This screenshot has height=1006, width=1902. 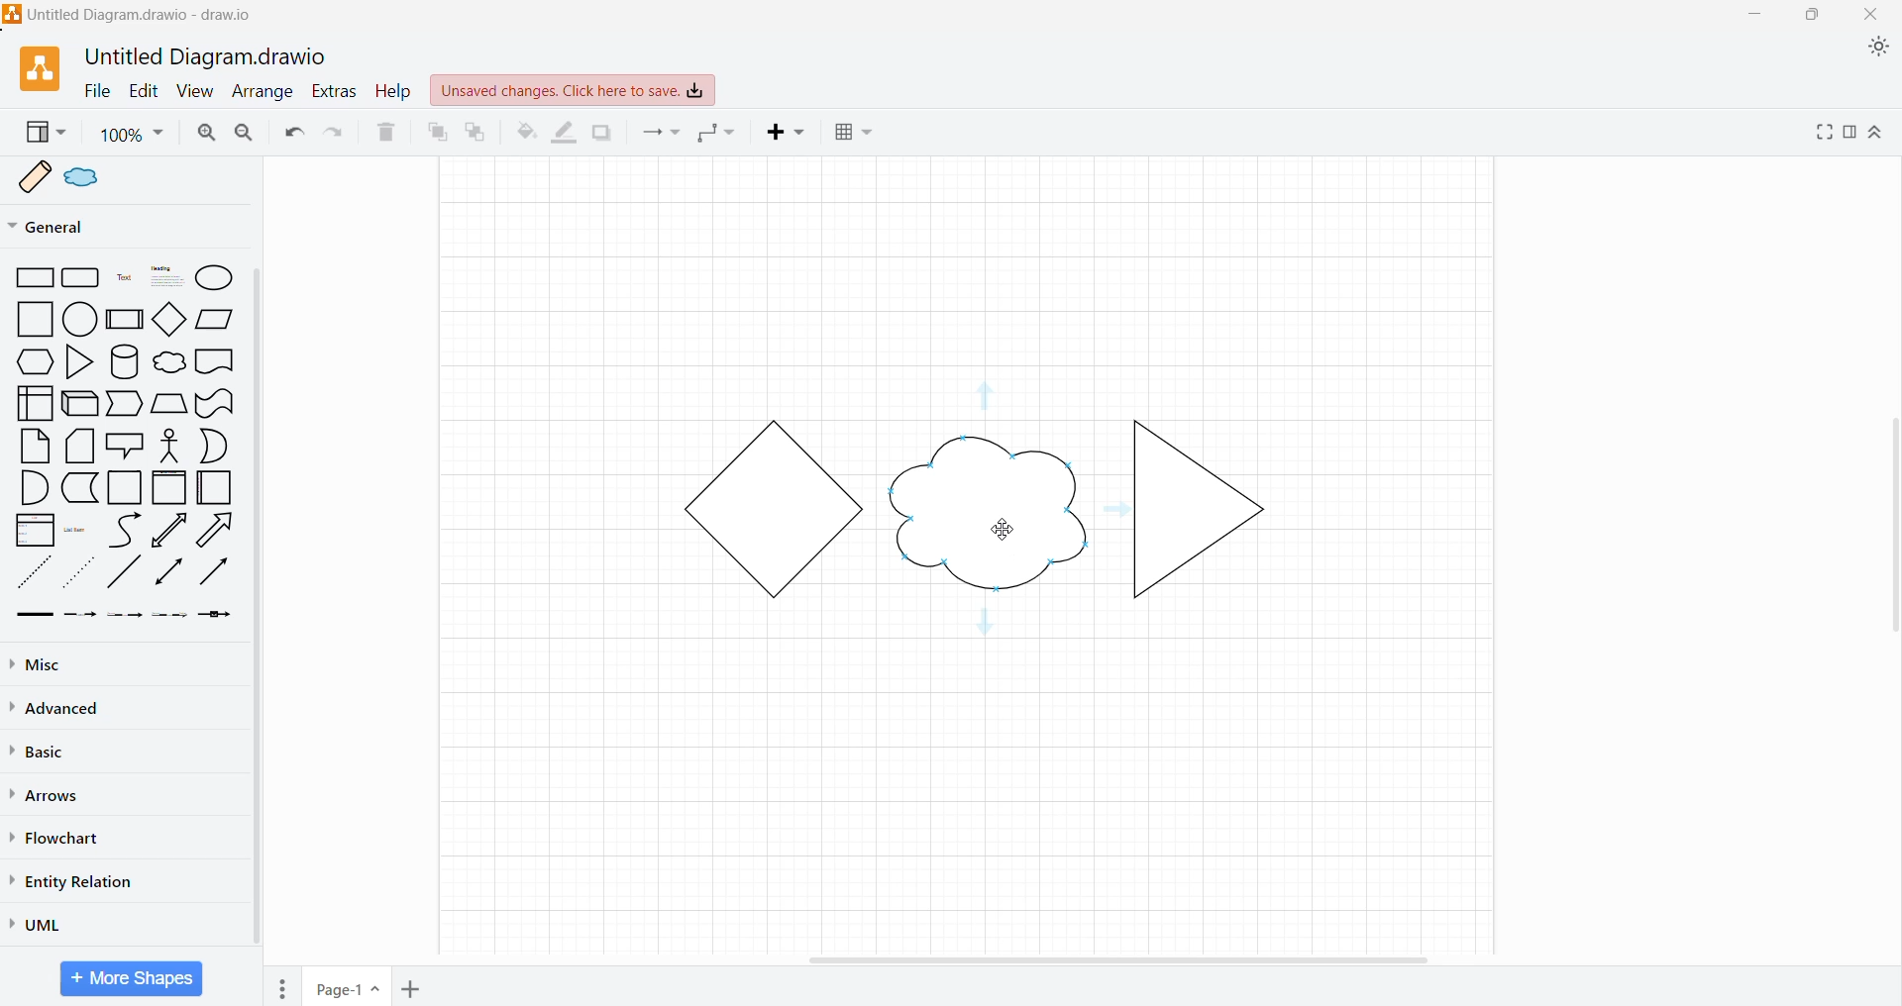 What do you see at coordinates (44, 133) in the screenshot?
I see `View` at bounding box center [44, 133].